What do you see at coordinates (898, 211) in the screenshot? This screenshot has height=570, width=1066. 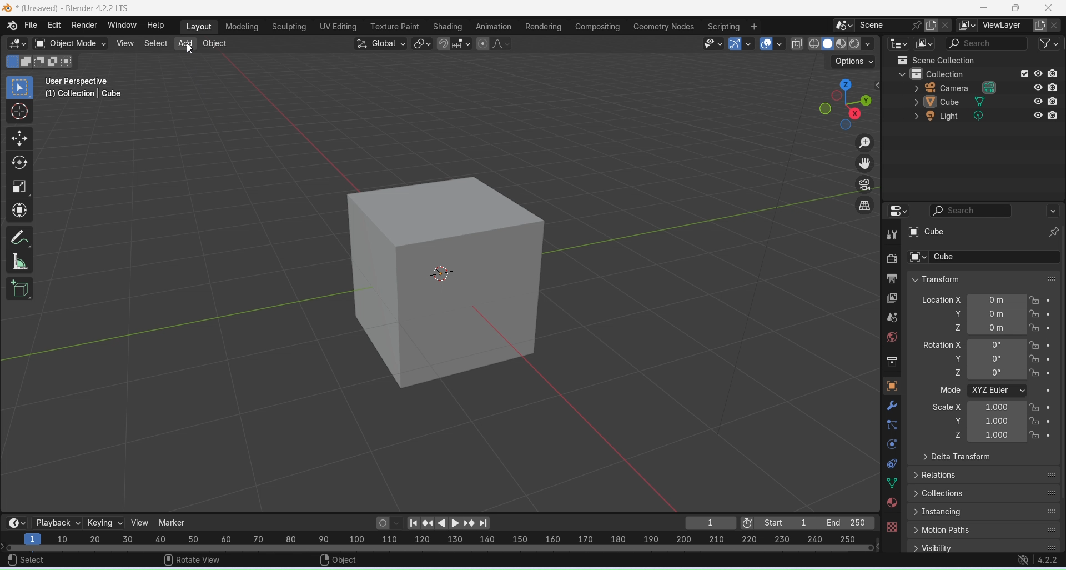 I see `Editor type` at bounding box center [898, 211].